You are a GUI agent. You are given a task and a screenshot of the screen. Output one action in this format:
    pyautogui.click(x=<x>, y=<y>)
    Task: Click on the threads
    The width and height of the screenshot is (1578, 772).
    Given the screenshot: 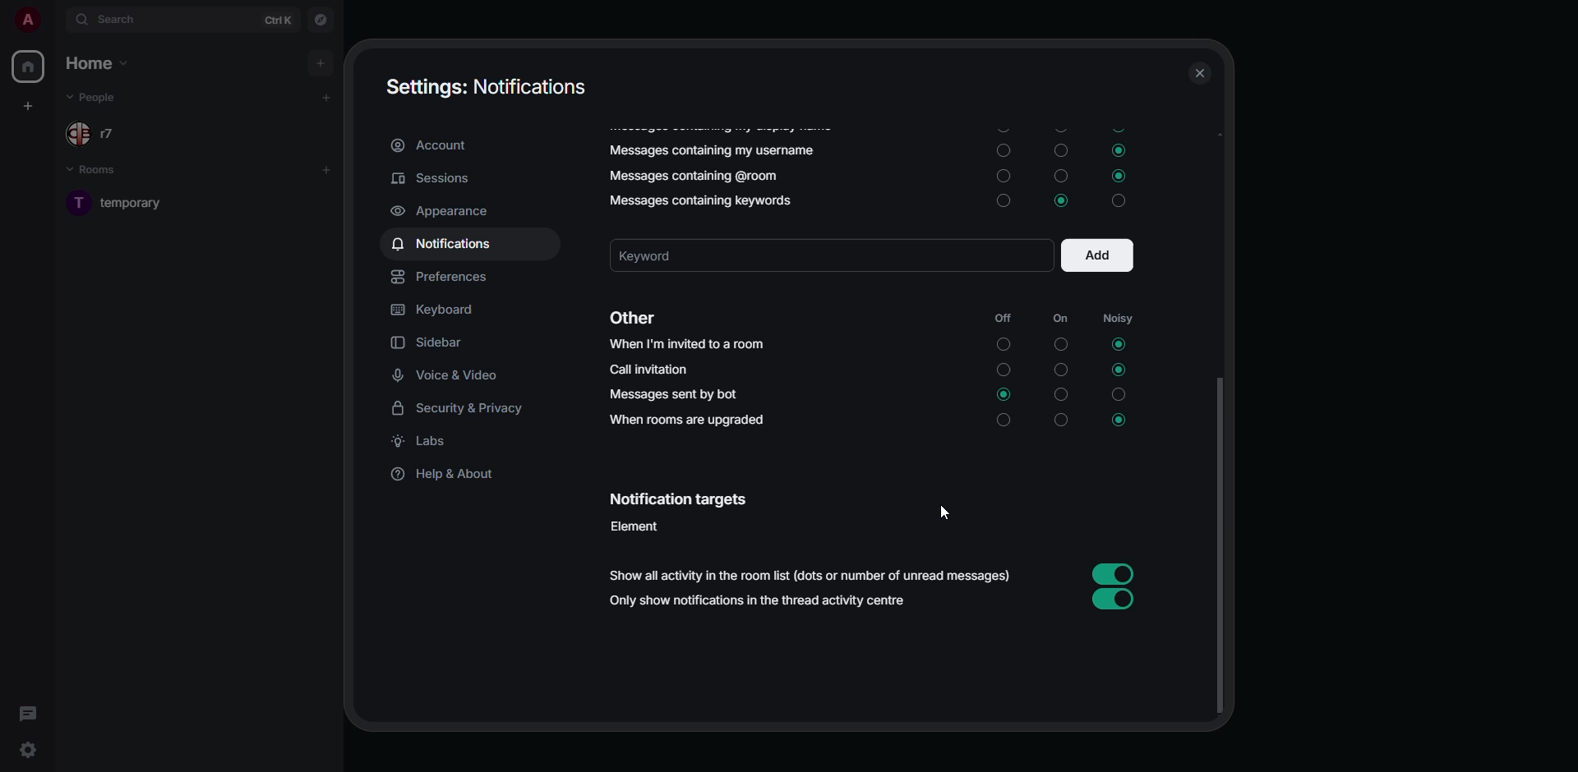 What is the action you would take?
    pyautogui.click(x=28, y=714)
    